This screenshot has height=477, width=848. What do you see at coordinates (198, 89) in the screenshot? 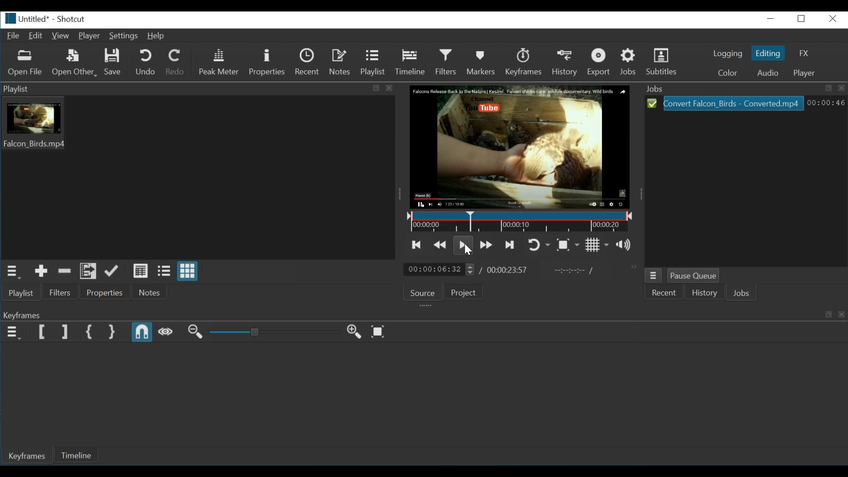
I see `Playlist` at bounding box center [198, 89].